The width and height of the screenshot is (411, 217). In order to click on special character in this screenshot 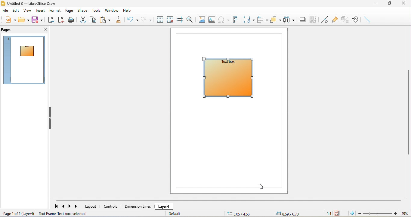, I will do `click(224, 20)`.